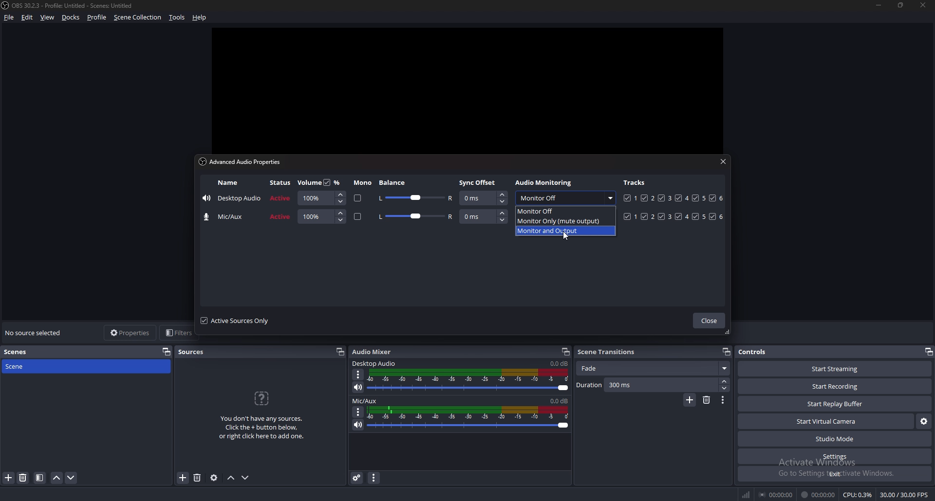 The height and width of the screenshot is (501, 935). What do you see at coordinates (836, 386) in the screenshot?
I see `start recording` at bounding box center [836, 386].